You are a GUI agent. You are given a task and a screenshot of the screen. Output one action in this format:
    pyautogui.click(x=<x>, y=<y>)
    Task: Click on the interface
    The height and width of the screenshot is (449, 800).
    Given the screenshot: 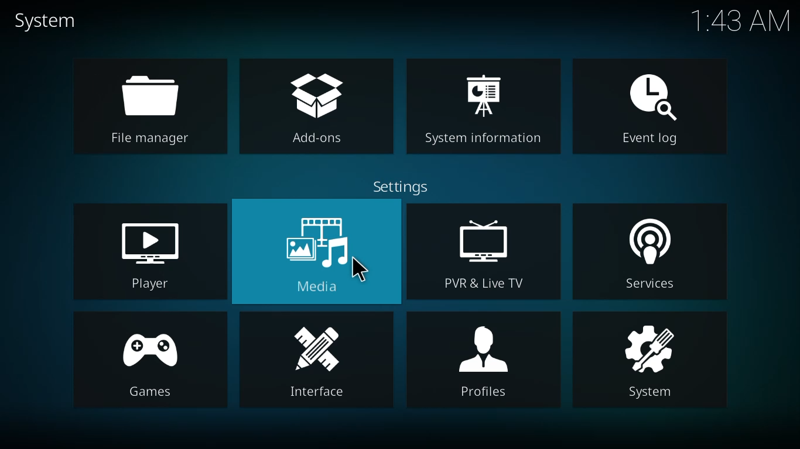 What is the action you would take?
    pyautogui.click(x=315, y=361)
    